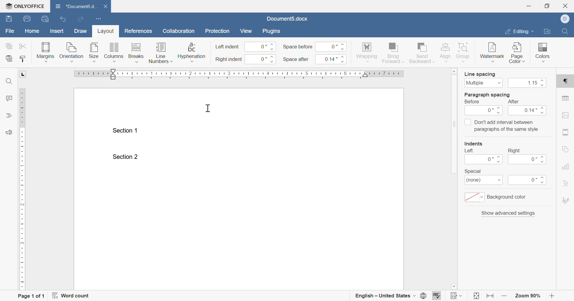  I want to click on fit to slide, so click(476, 296).